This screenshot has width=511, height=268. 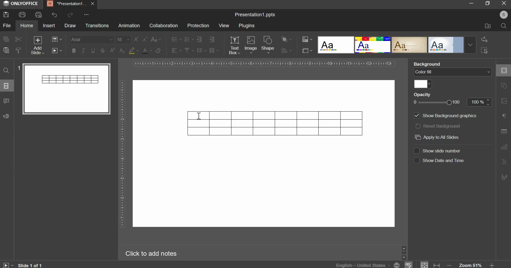 I want to click on horizontal alignment, so click(x=176, y=50).